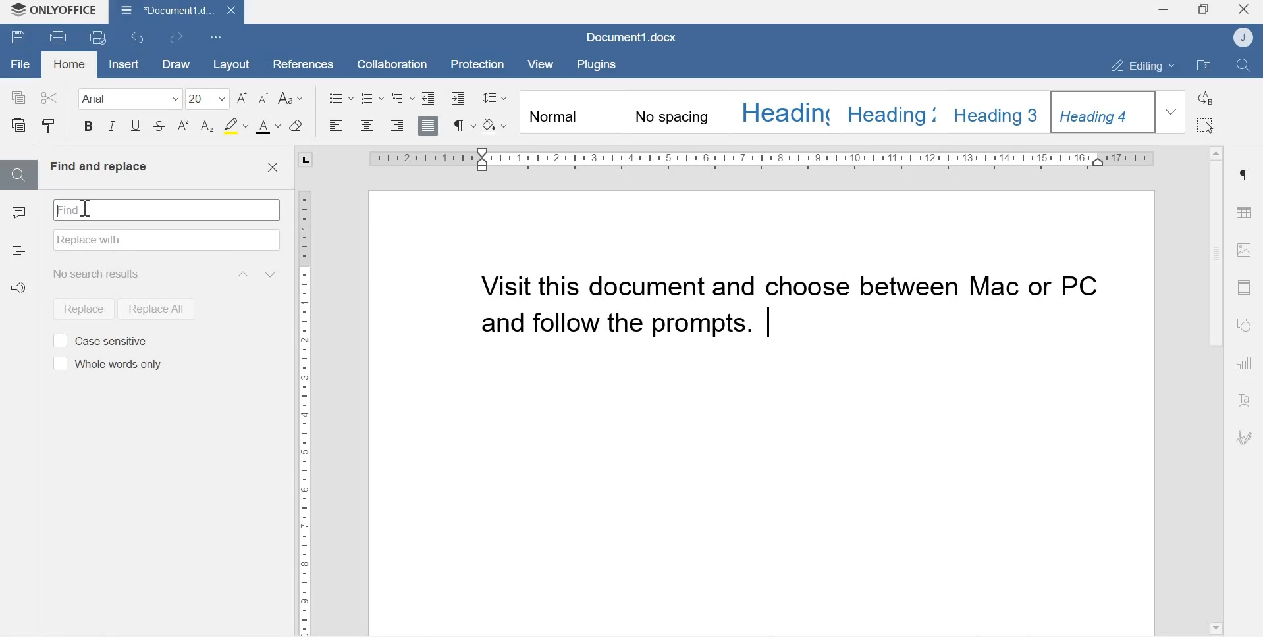 This screenshot has height=637, width=1263. Describe the element at coordinates (462, 97) in the screenshot. I see `Decrease Indent` at that location.